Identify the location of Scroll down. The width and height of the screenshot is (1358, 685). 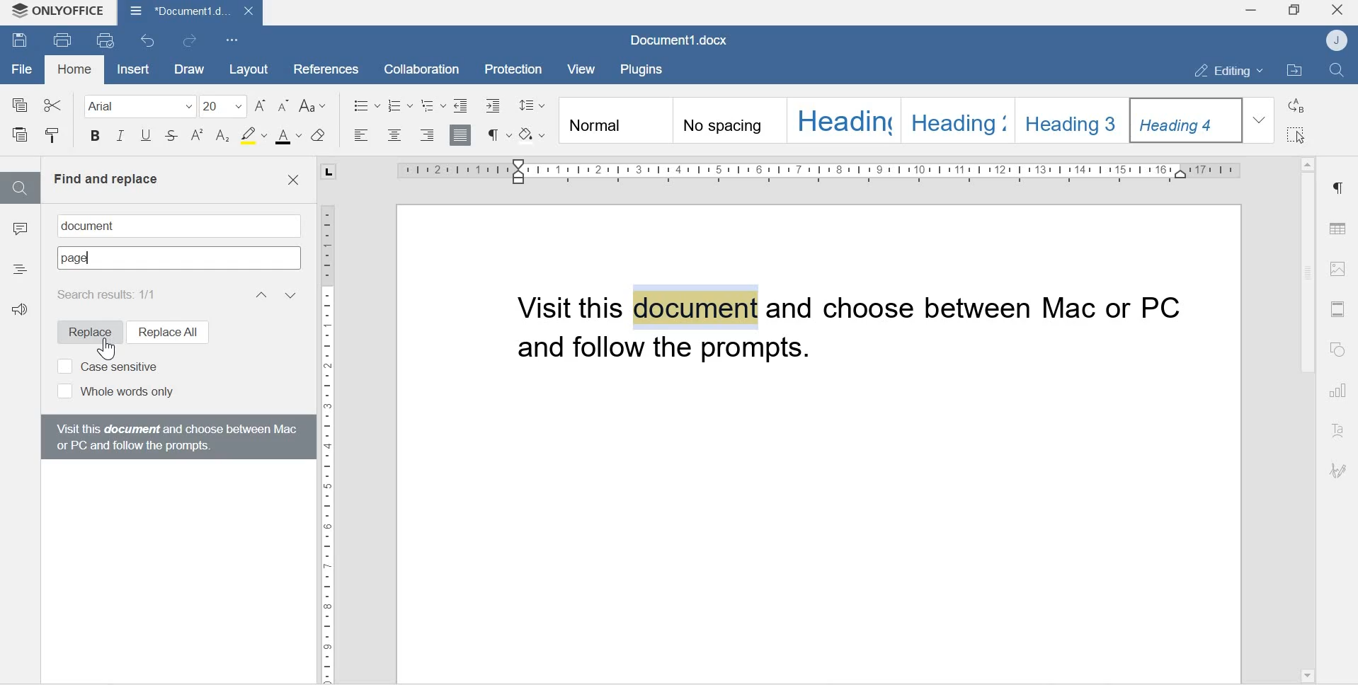
(1306, 674).